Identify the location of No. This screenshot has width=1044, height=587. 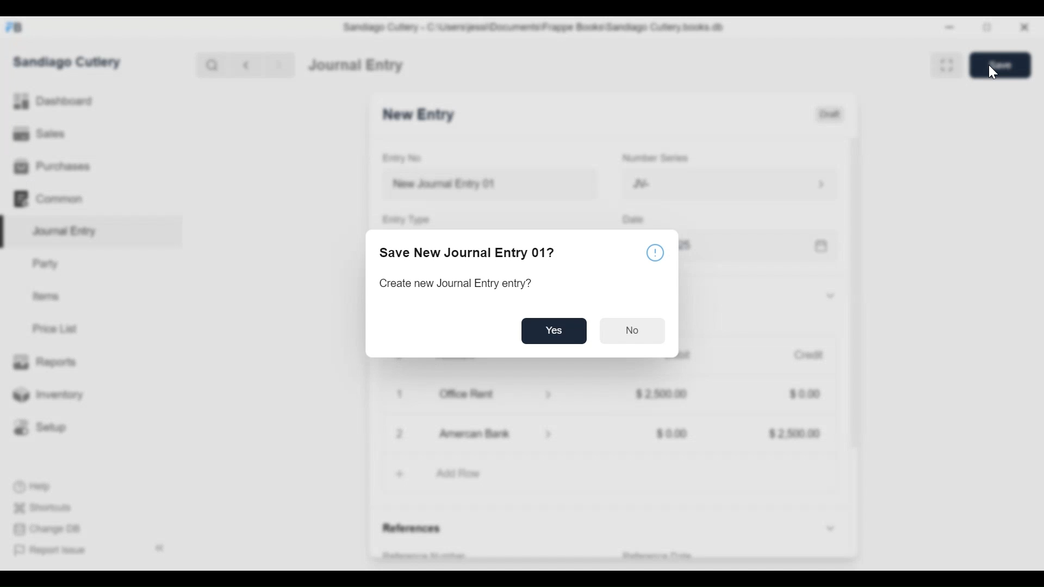
(635, 333).